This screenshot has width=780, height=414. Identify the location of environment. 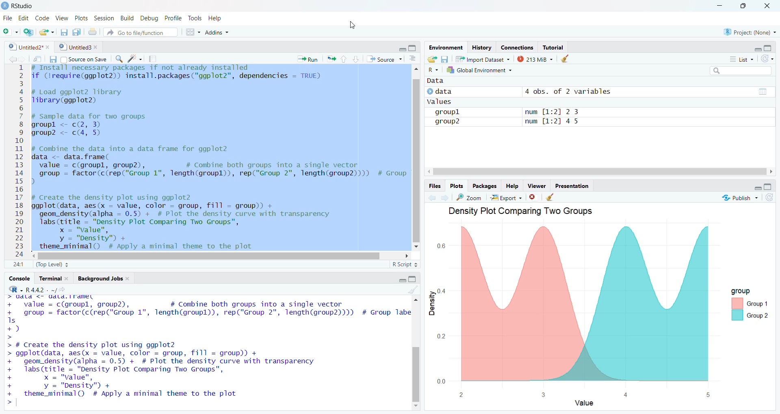
(443, 47).